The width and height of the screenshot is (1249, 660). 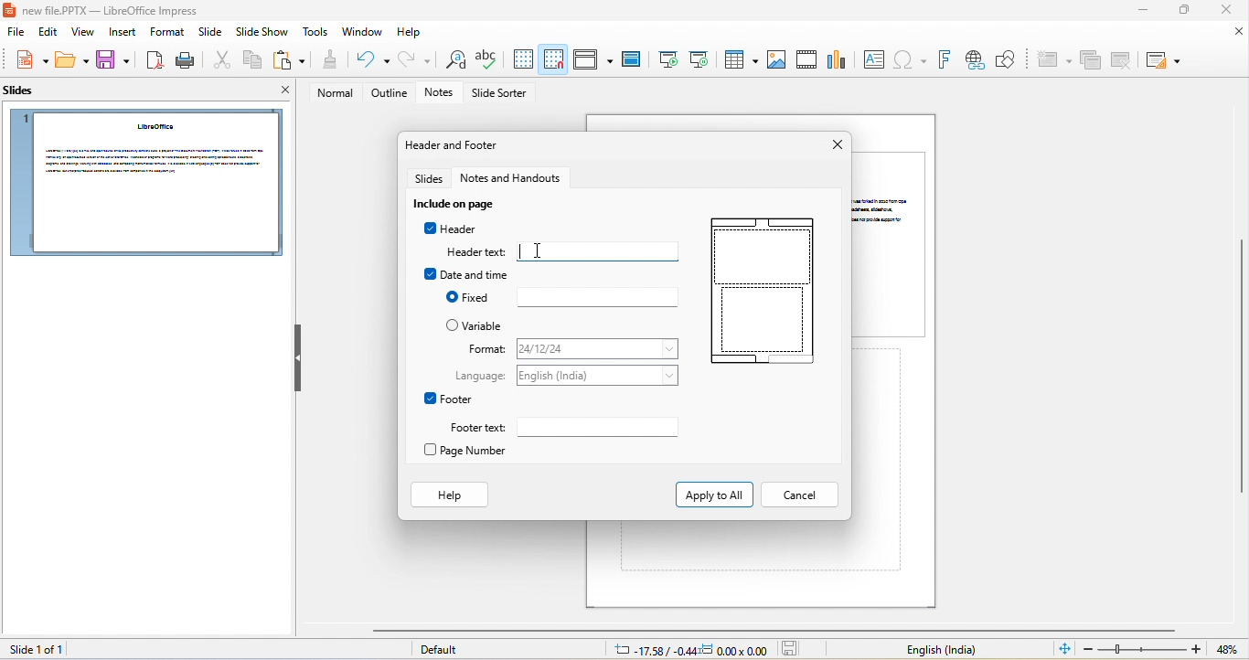 What do you see at coordinates (592, 59) in the screenshot?
I see `display view` at bounding box center [592, 59].